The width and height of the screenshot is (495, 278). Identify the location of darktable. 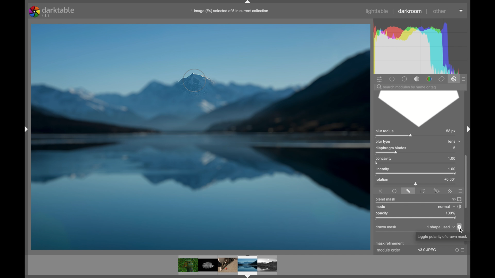
(51, 11).